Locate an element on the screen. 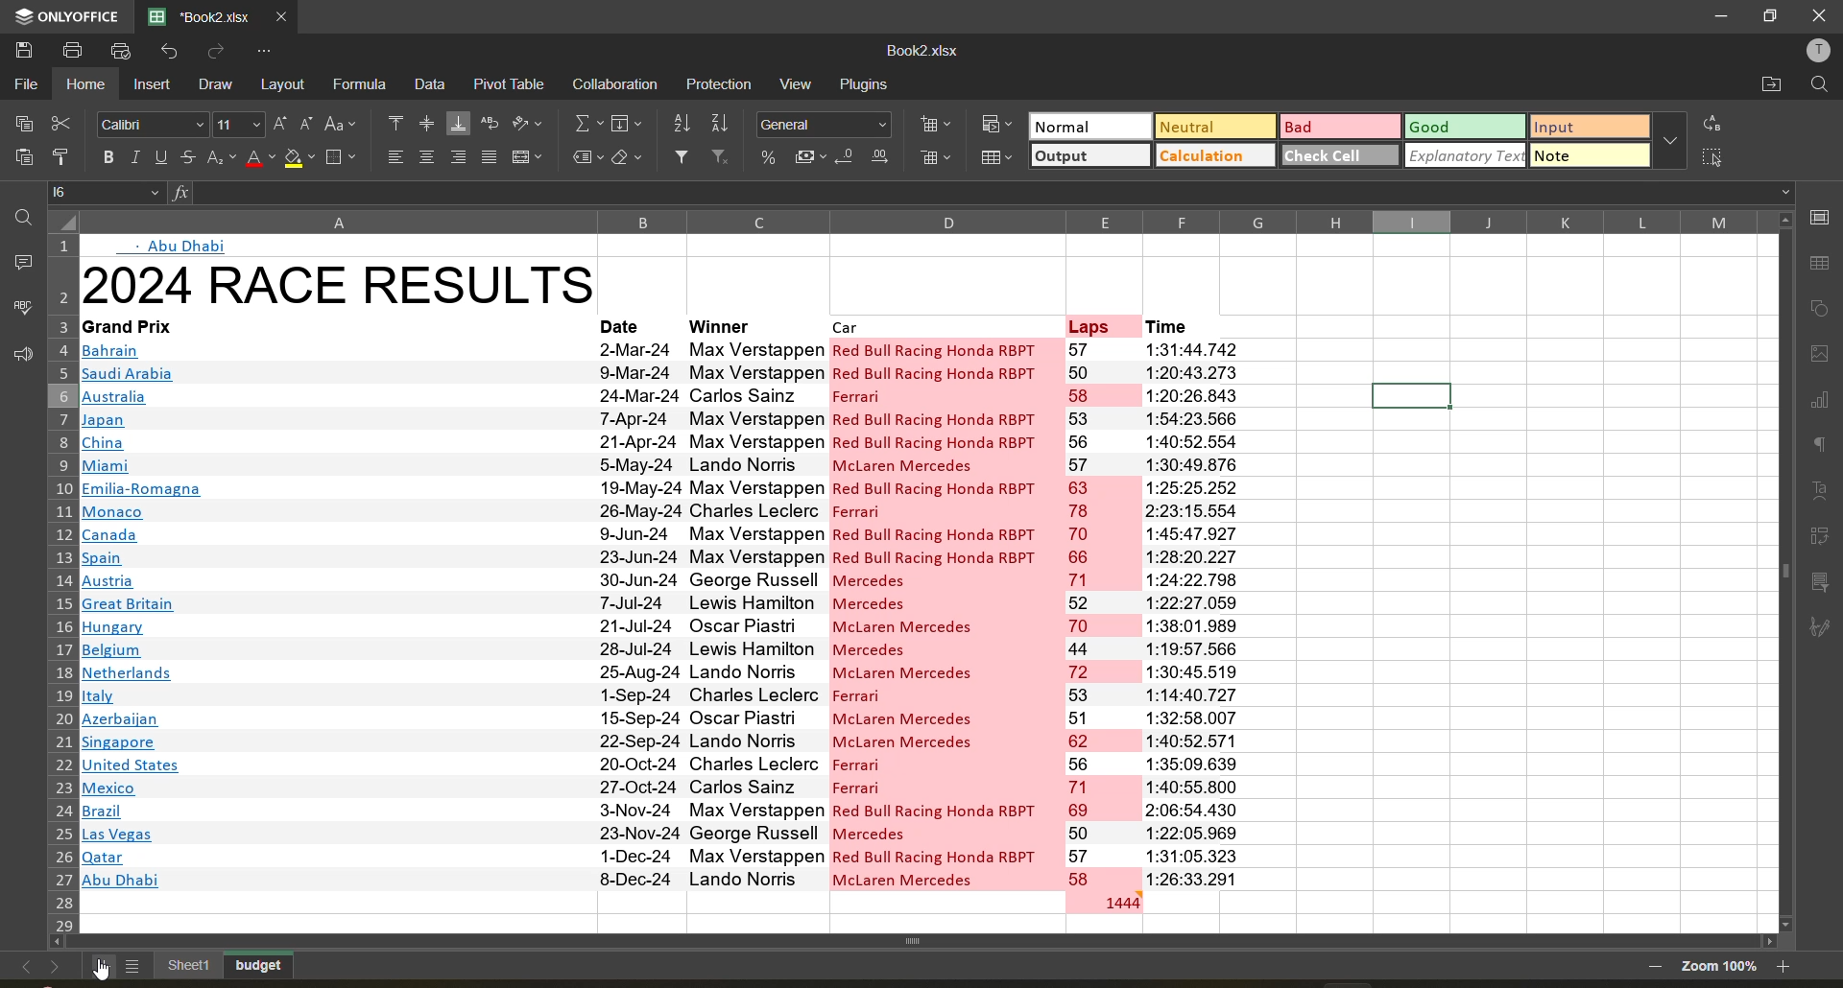 Image resolution: width=1843 pixels, height=988 pixels. cut is located at coordinates (61, 125).